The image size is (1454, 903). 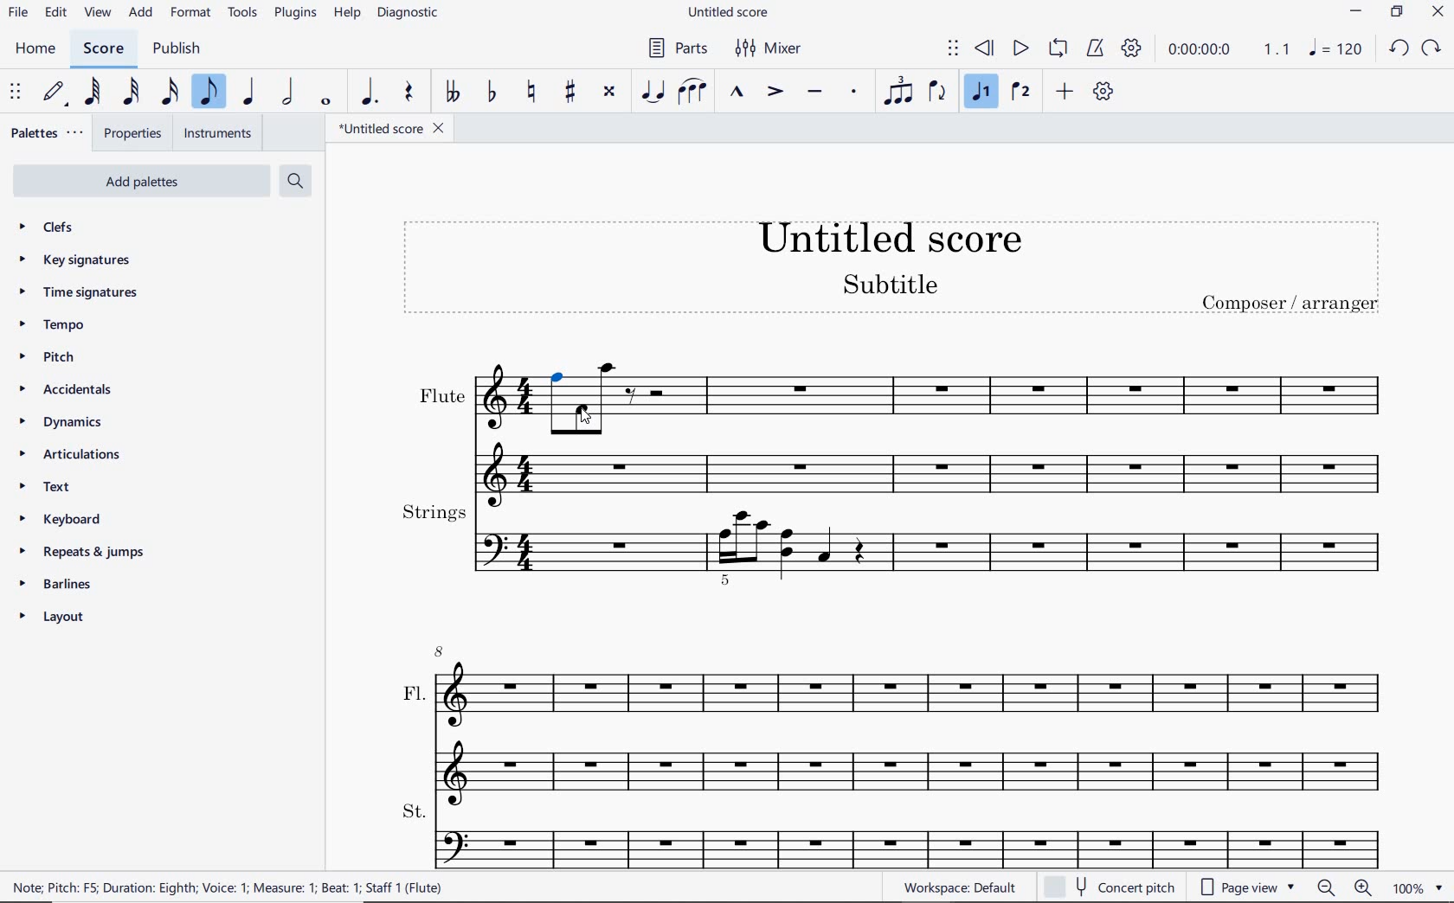 What do you see at coordinates (730, 11) in the screenshot?
I see `file name` at bounding box center [730, 11].